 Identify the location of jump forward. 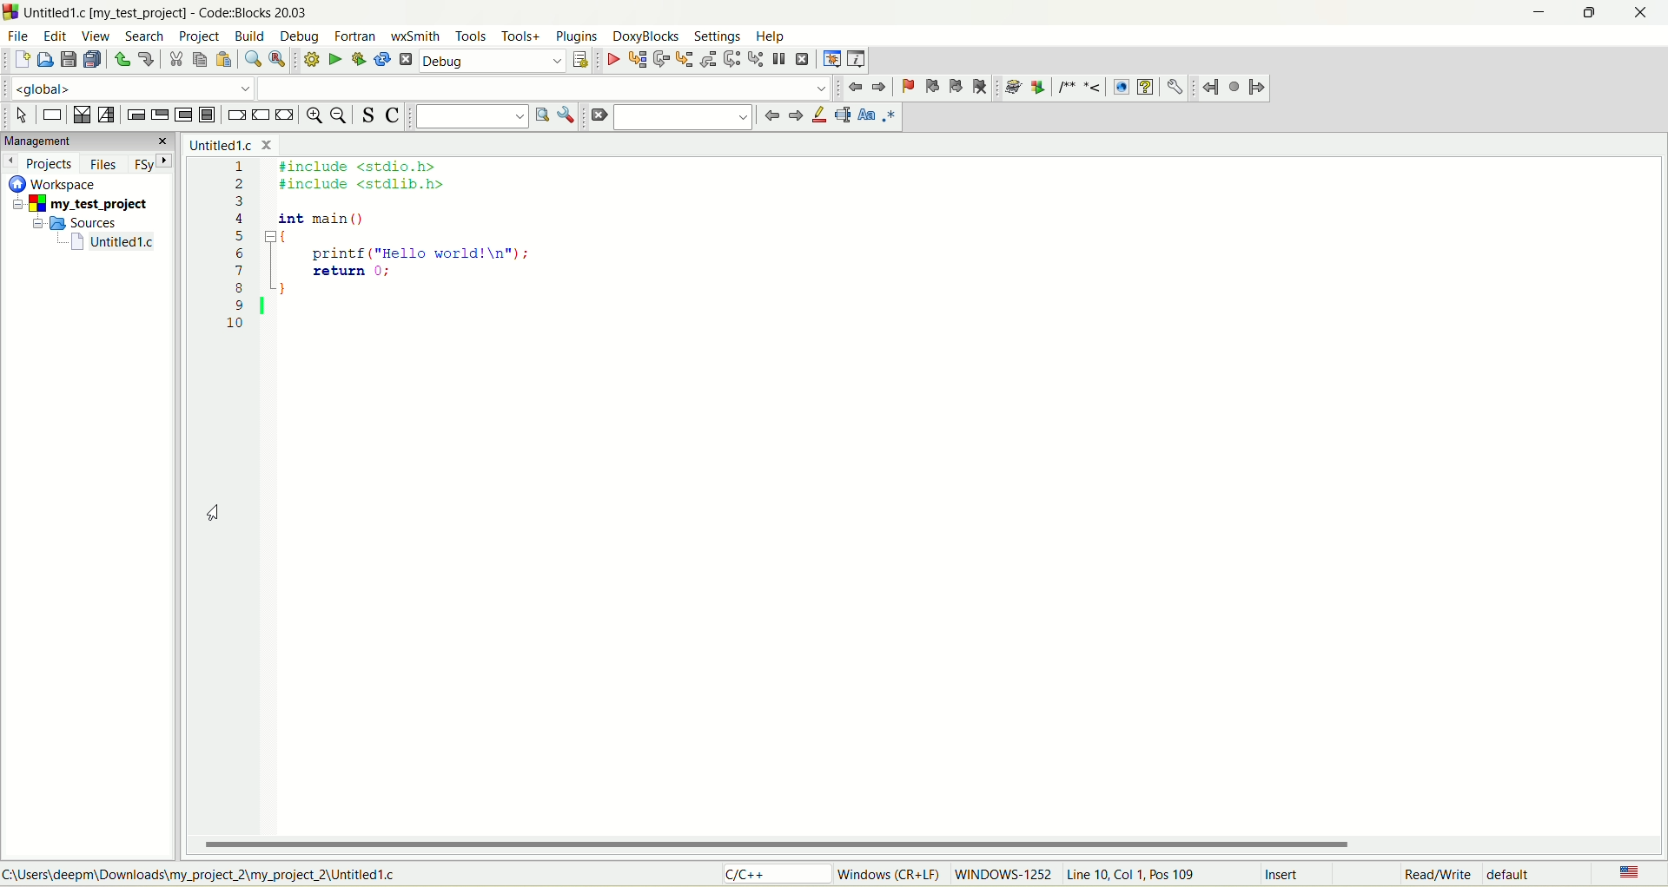
(880, 89).